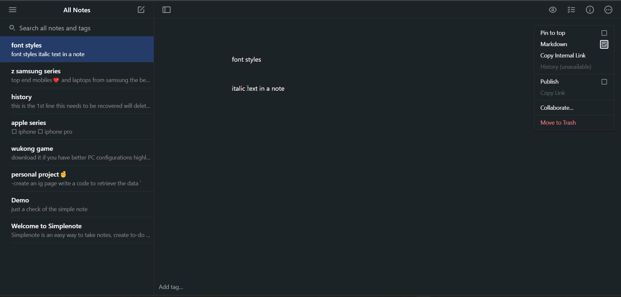 The image size is (621, 297). Describe the element at coordinates (80, 77) in the screenshot. I see `note title and preview` at that location.